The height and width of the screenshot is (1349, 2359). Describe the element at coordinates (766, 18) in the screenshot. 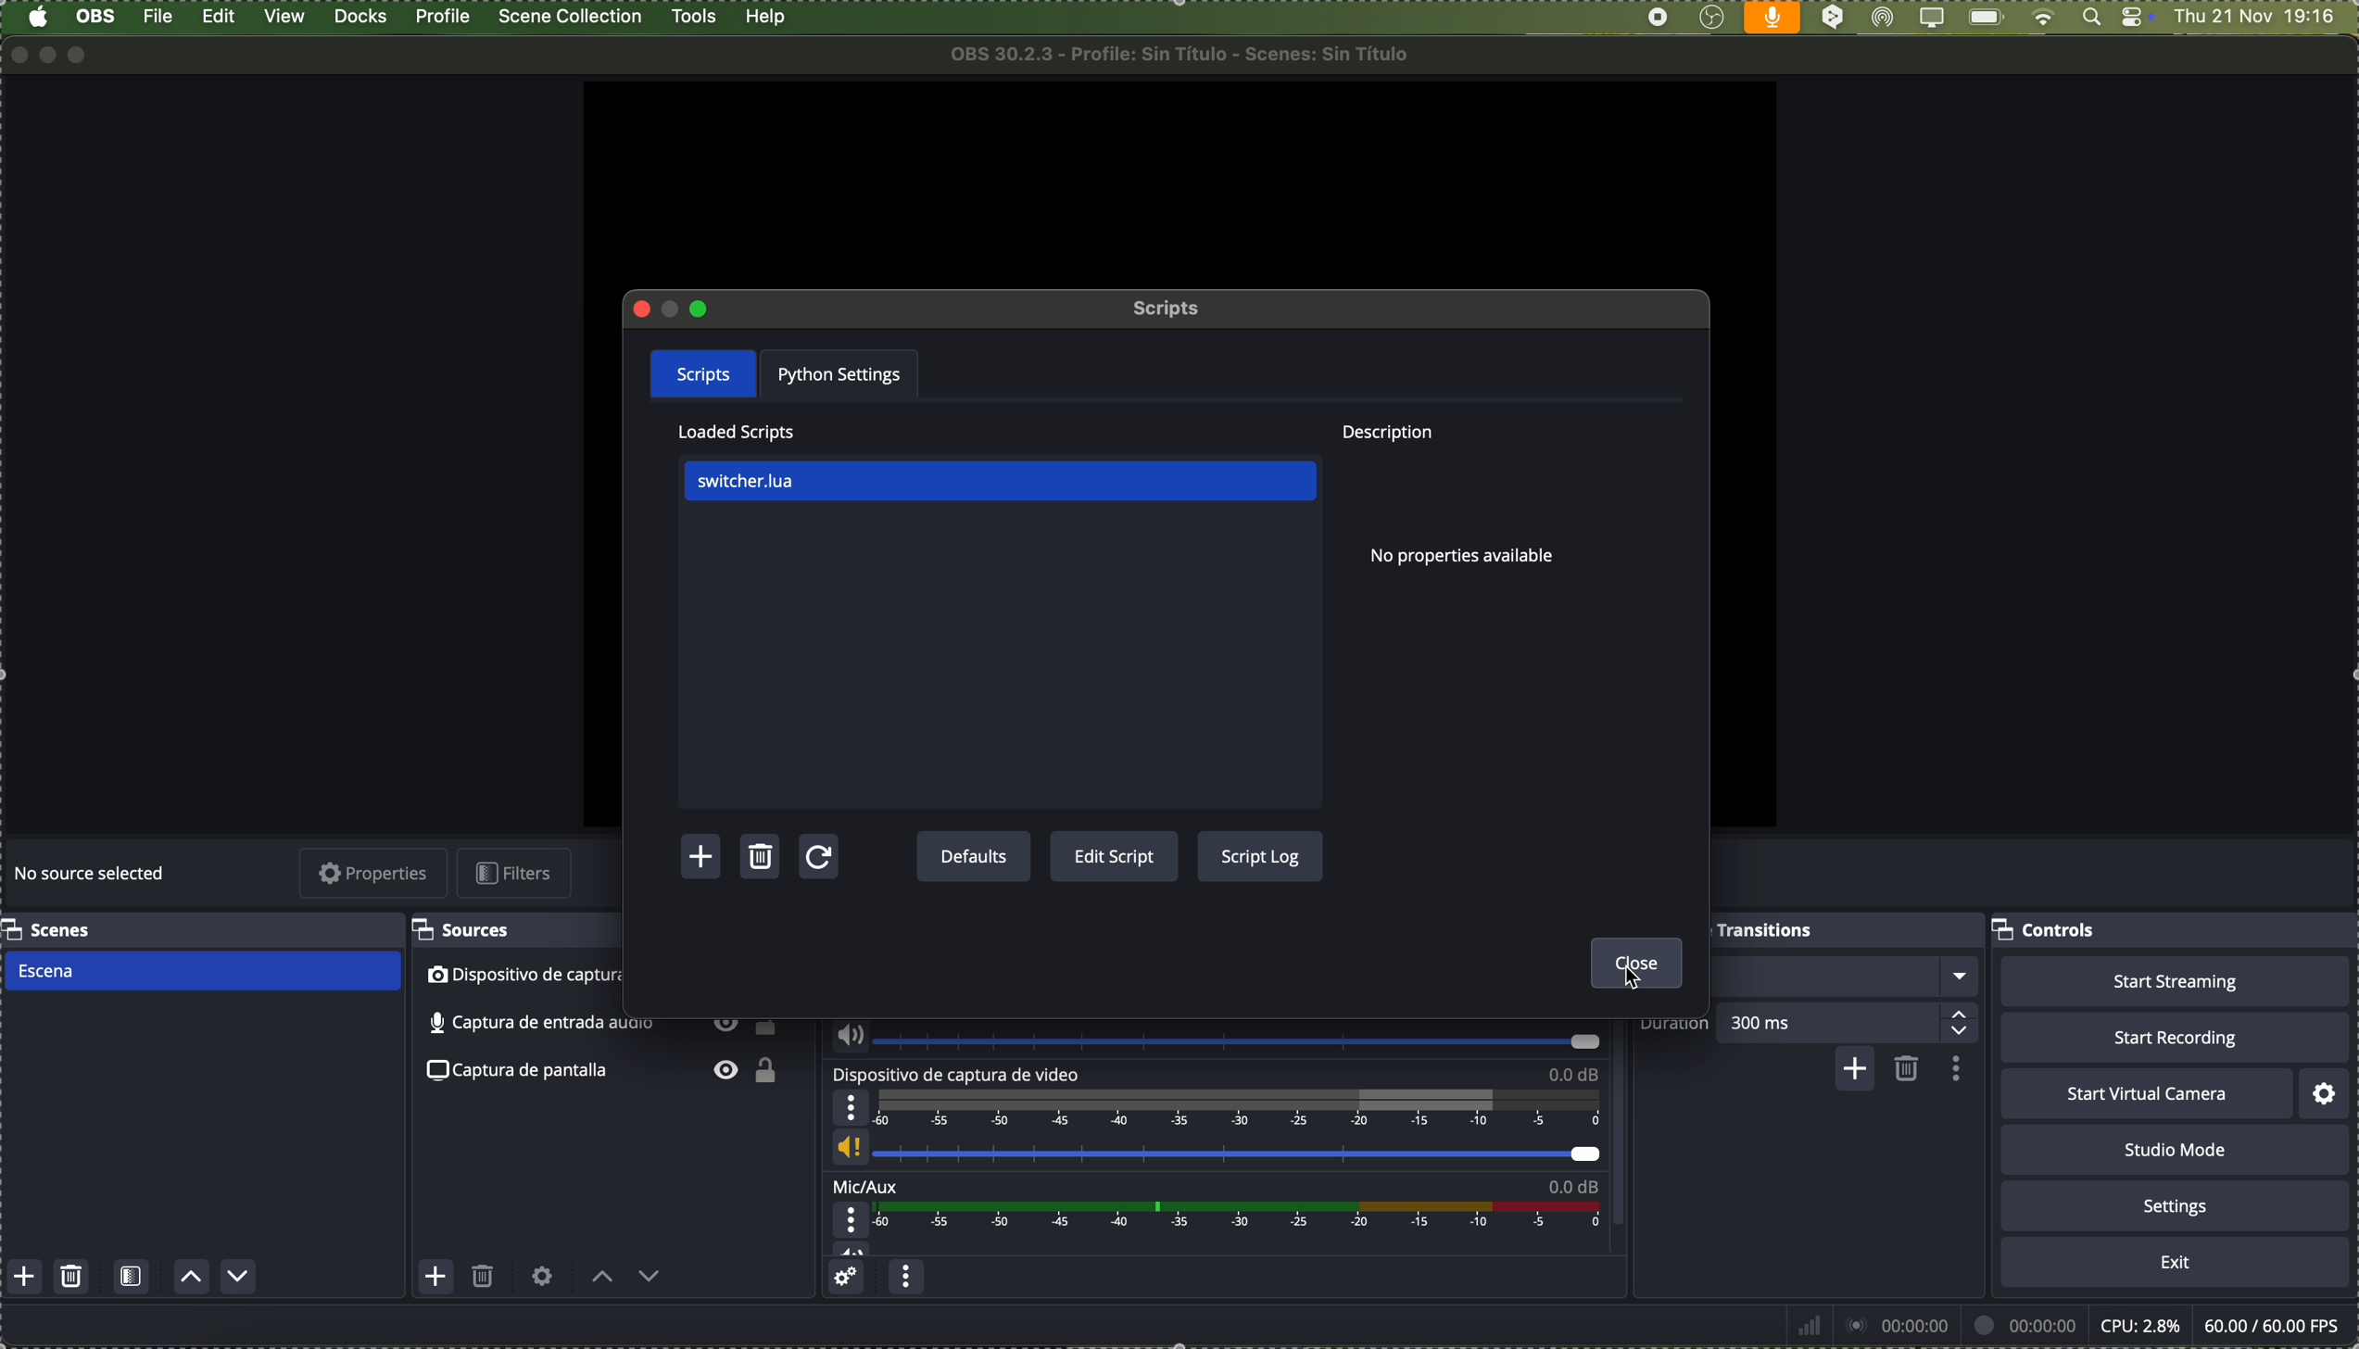

I see `help` at that location.